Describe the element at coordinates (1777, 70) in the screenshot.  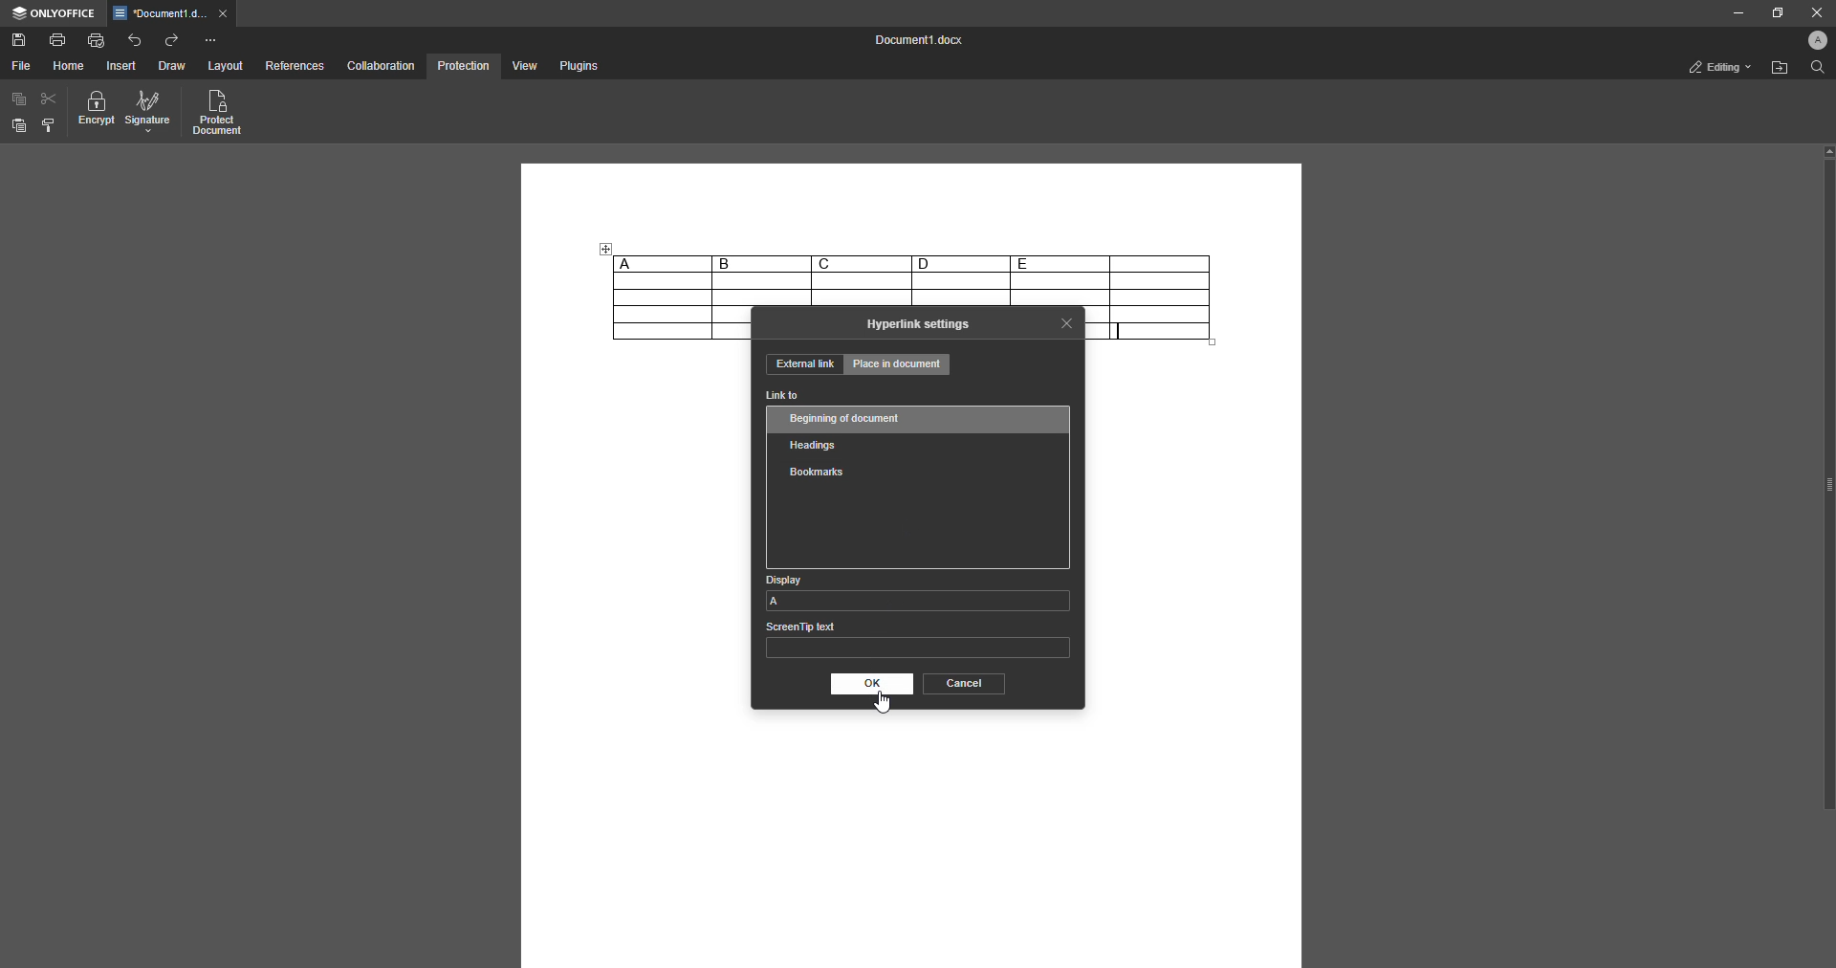
I see `New folder` at that location.